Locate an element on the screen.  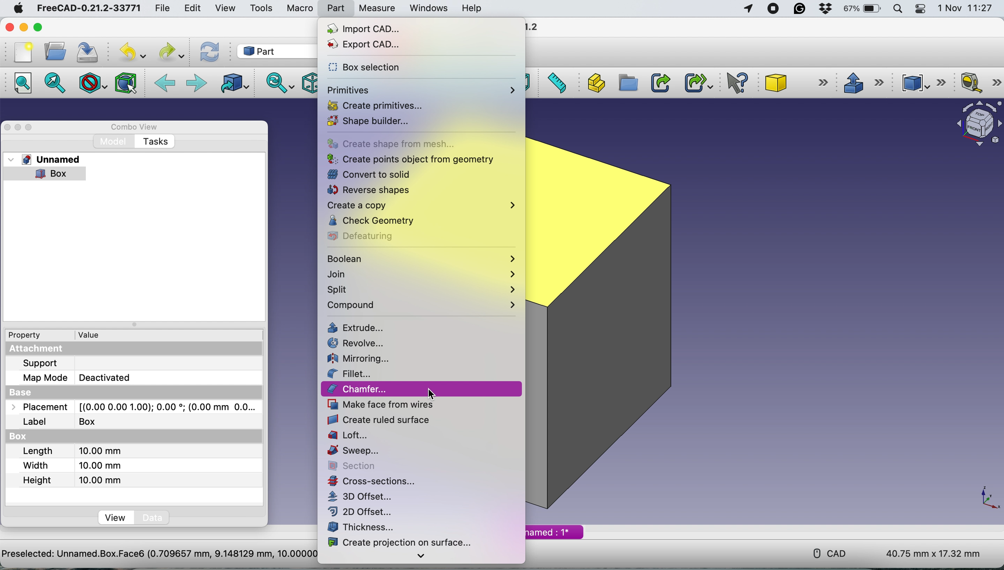
save is located at coordinates (92, 54).